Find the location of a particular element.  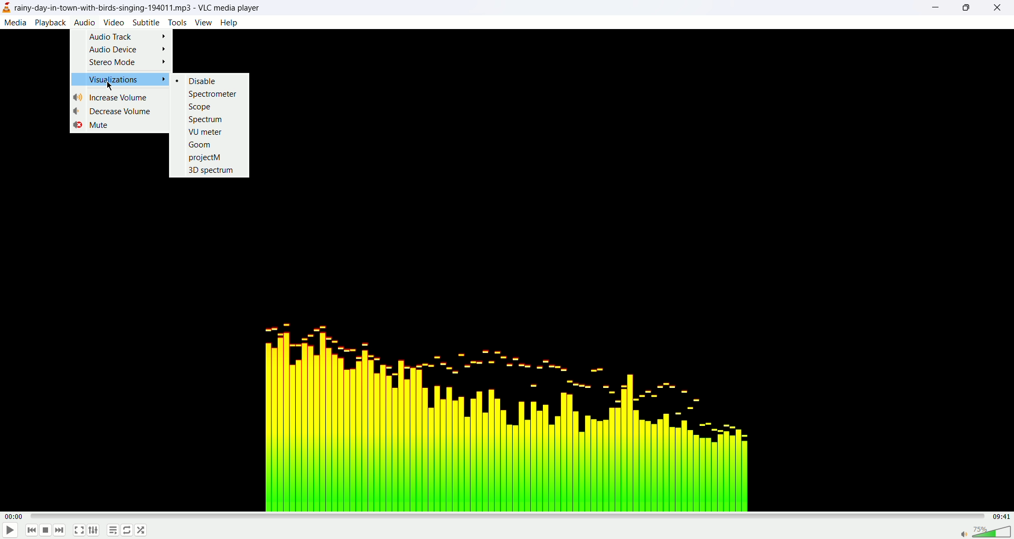

previous is located at coordinates (31, 530).